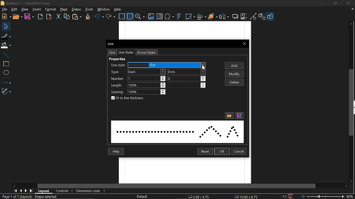 This screenshot has height=199, width=355. What do you see at coordinates (151, 17) in the screenshot?
I see `Insert image` at bounding box center [151, 17].